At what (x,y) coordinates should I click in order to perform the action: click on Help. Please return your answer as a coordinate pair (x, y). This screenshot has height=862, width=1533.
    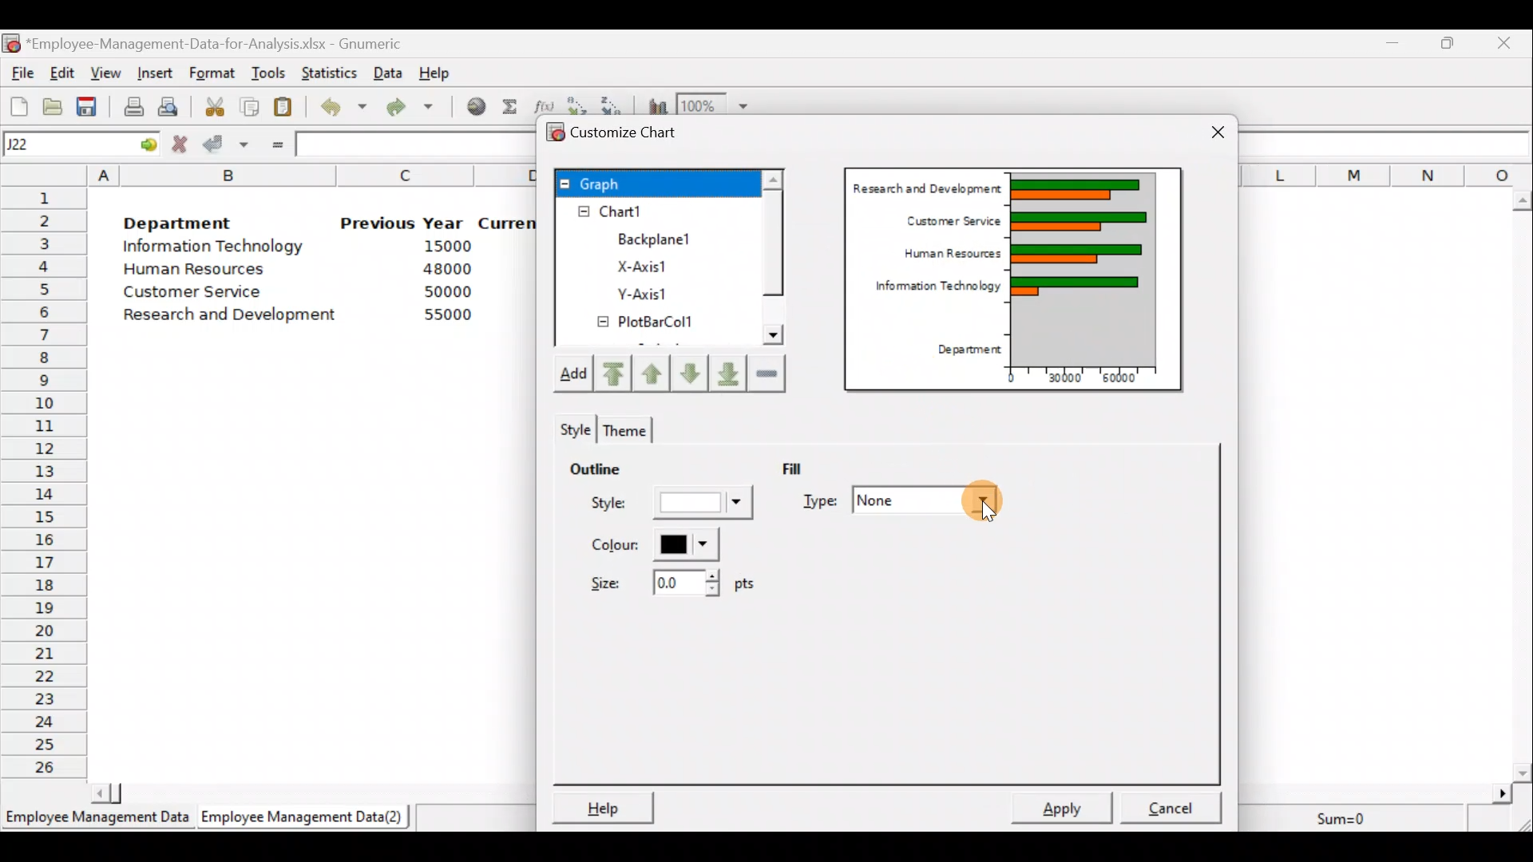
    Looking at the image, I should click on (435, 69).